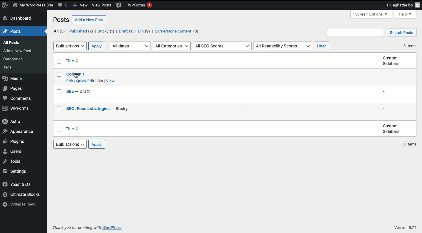 This screenshot has height=233, width=422. I want to click on Sticky, so click(106, 32).